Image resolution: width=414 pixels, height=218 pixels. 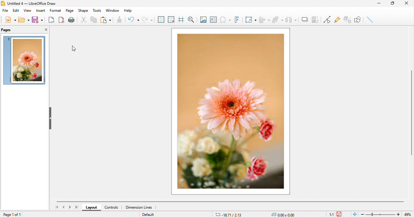 I want to click on -17.04/-1.54, so click(x=231, y=214).